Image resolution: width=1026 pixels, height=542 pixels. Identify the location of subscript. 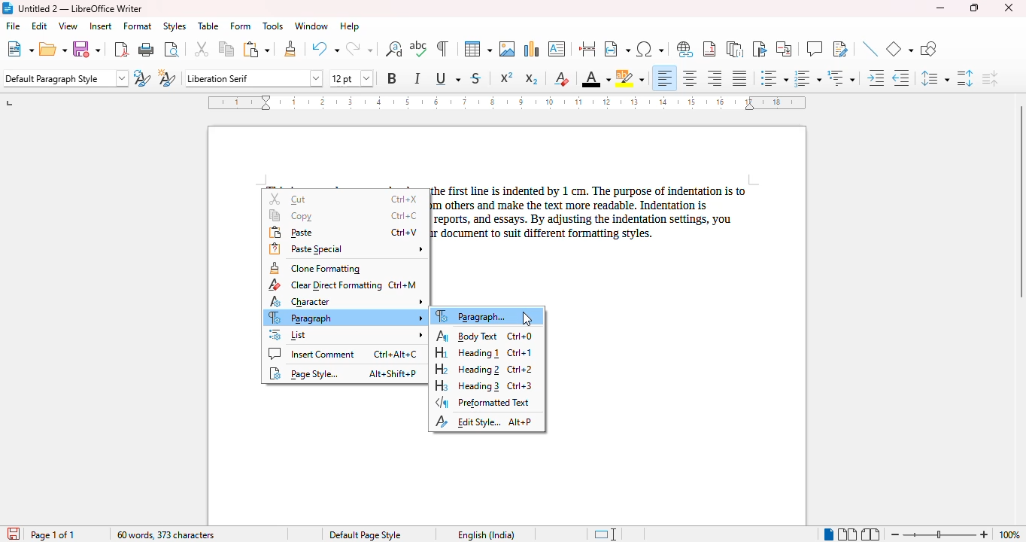
(532, 79).